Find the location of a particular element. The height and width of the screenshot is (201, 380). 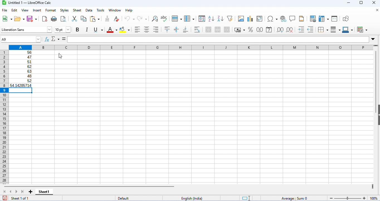

minimize is located at coordinates (350, 3).